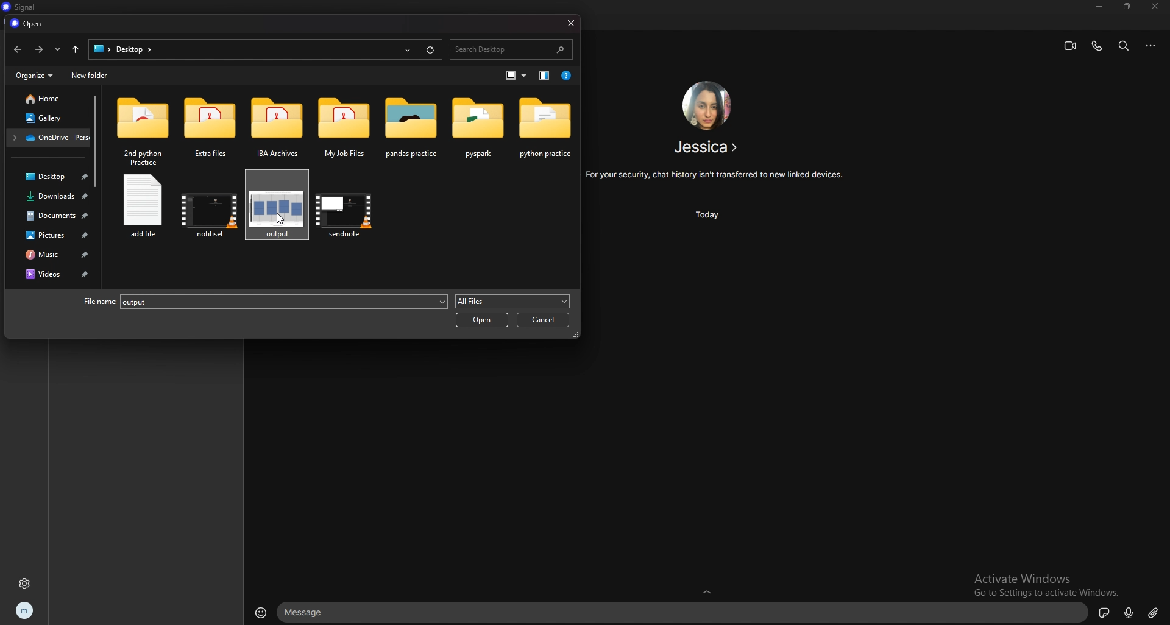 Image resolution: width=1170 pixels, height=625 pixels. What do you see at coordinates (430, 49) in the screenshot?
I see `refresh` at bounding box center [430, 49].